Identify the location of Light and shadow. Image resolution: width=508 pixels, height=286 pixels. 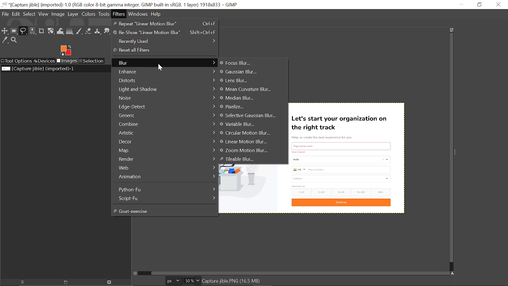
(164, 90).